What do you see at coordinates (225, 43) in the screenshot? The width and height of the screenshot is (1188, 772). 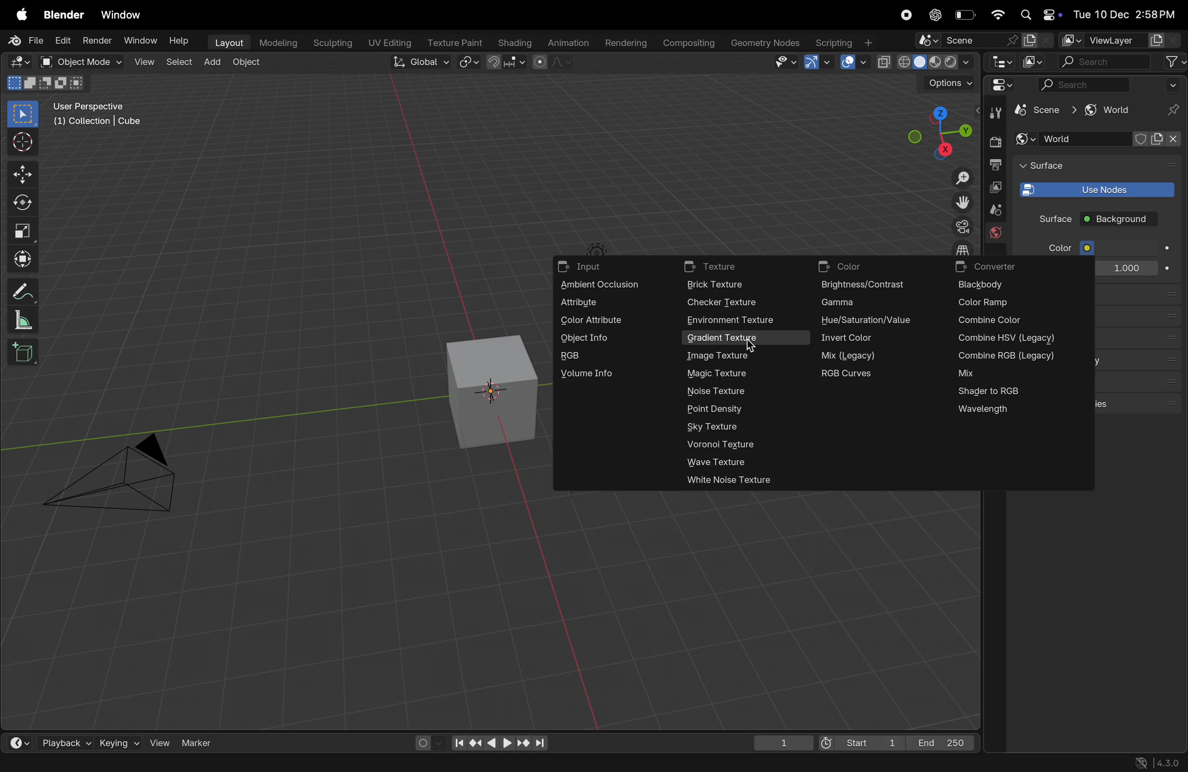 I see `layout` at bounding box center [225, 43].